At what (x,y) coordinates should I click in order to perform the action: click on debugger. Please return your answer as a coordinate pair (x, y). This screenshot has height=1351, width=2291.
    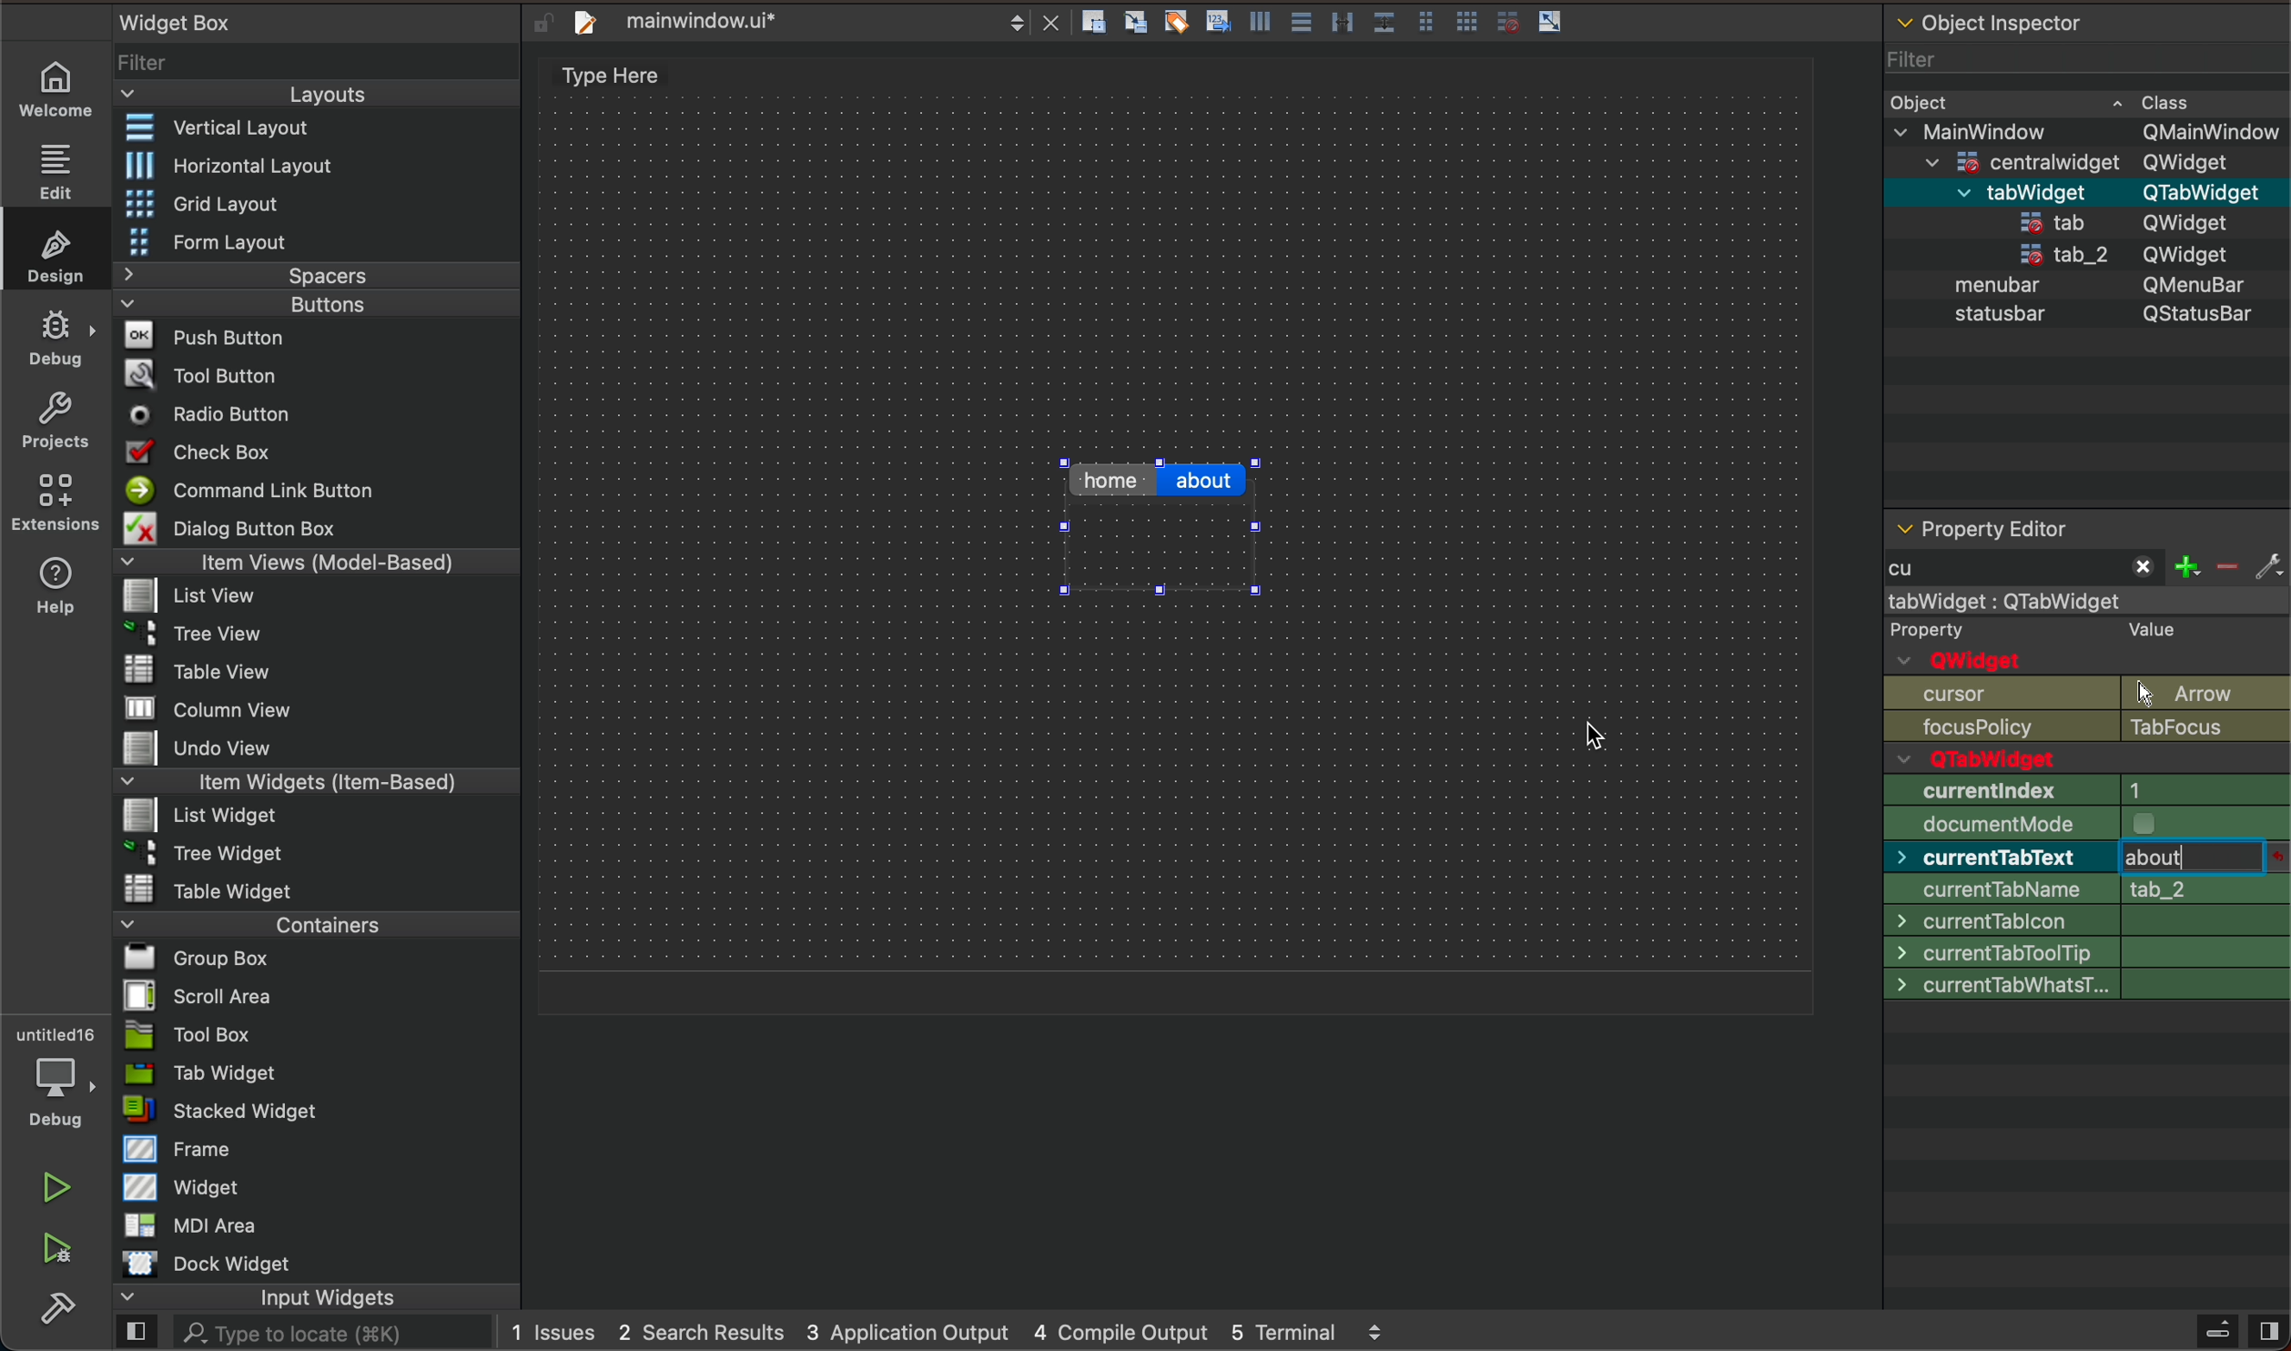
    Looking at the image, I should click on (51, 1072).